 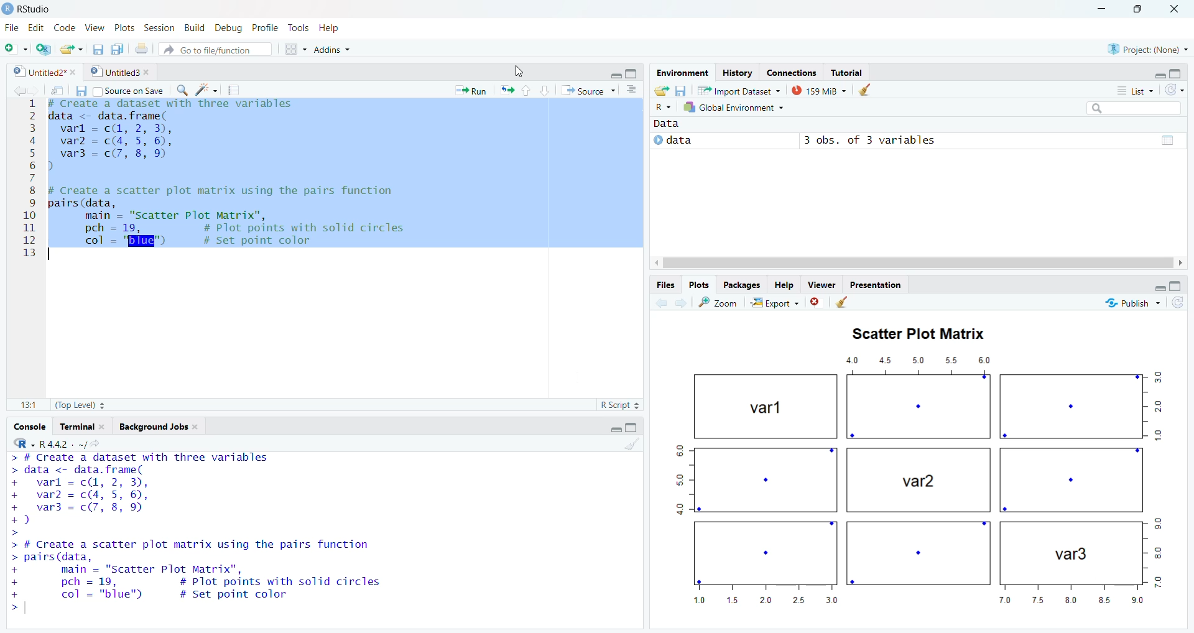 I want to click on A Go to file/function, so click(x=215, y=49).